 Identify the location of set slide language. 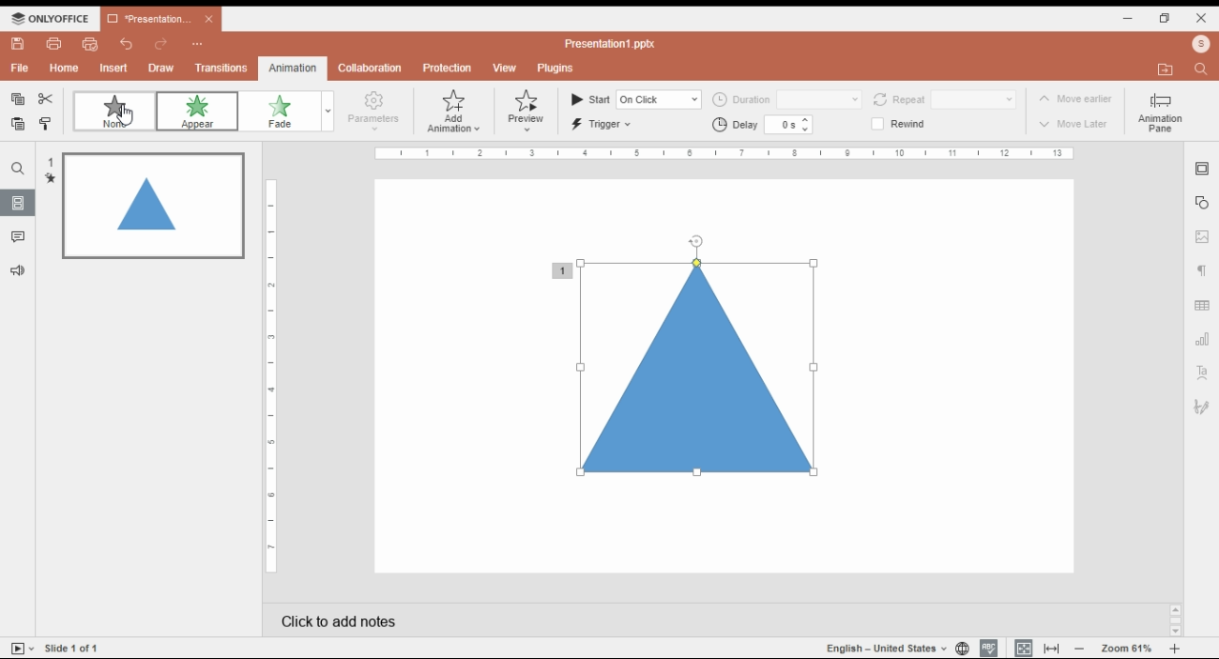
(959, 647).